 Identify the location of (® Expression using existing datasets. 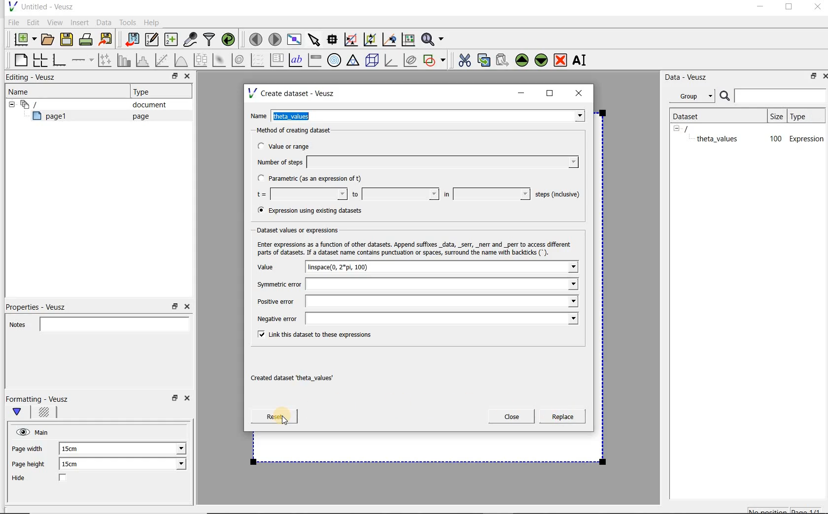
(317, 211).